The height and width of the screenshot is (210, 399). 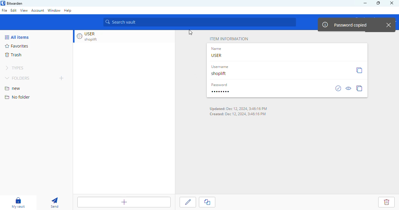 What do you see at coordinates (61, 78) in the screenshot?
I see `add folder` at bounding box center [61, 78].